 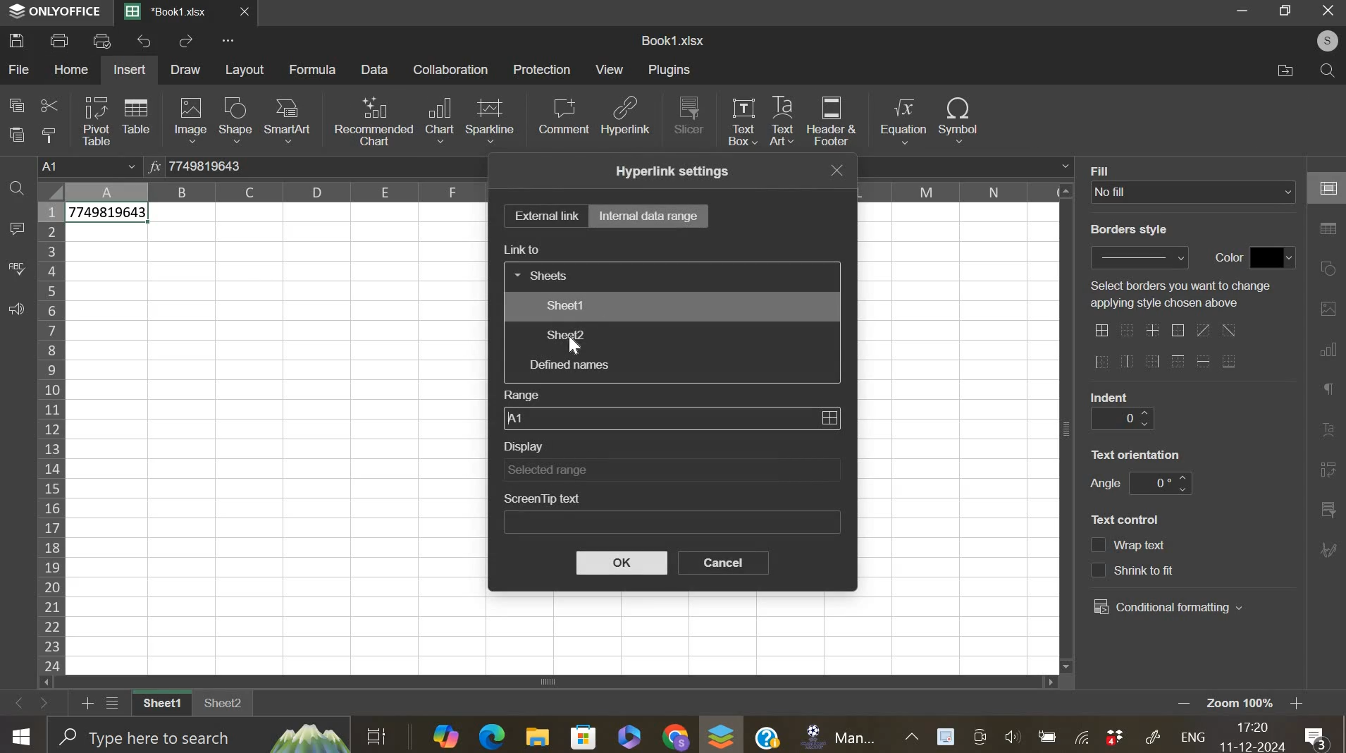 What do you see at coordinates (16, 229) in the screenshot?
I see `comment` at bounding box center [16, 229].